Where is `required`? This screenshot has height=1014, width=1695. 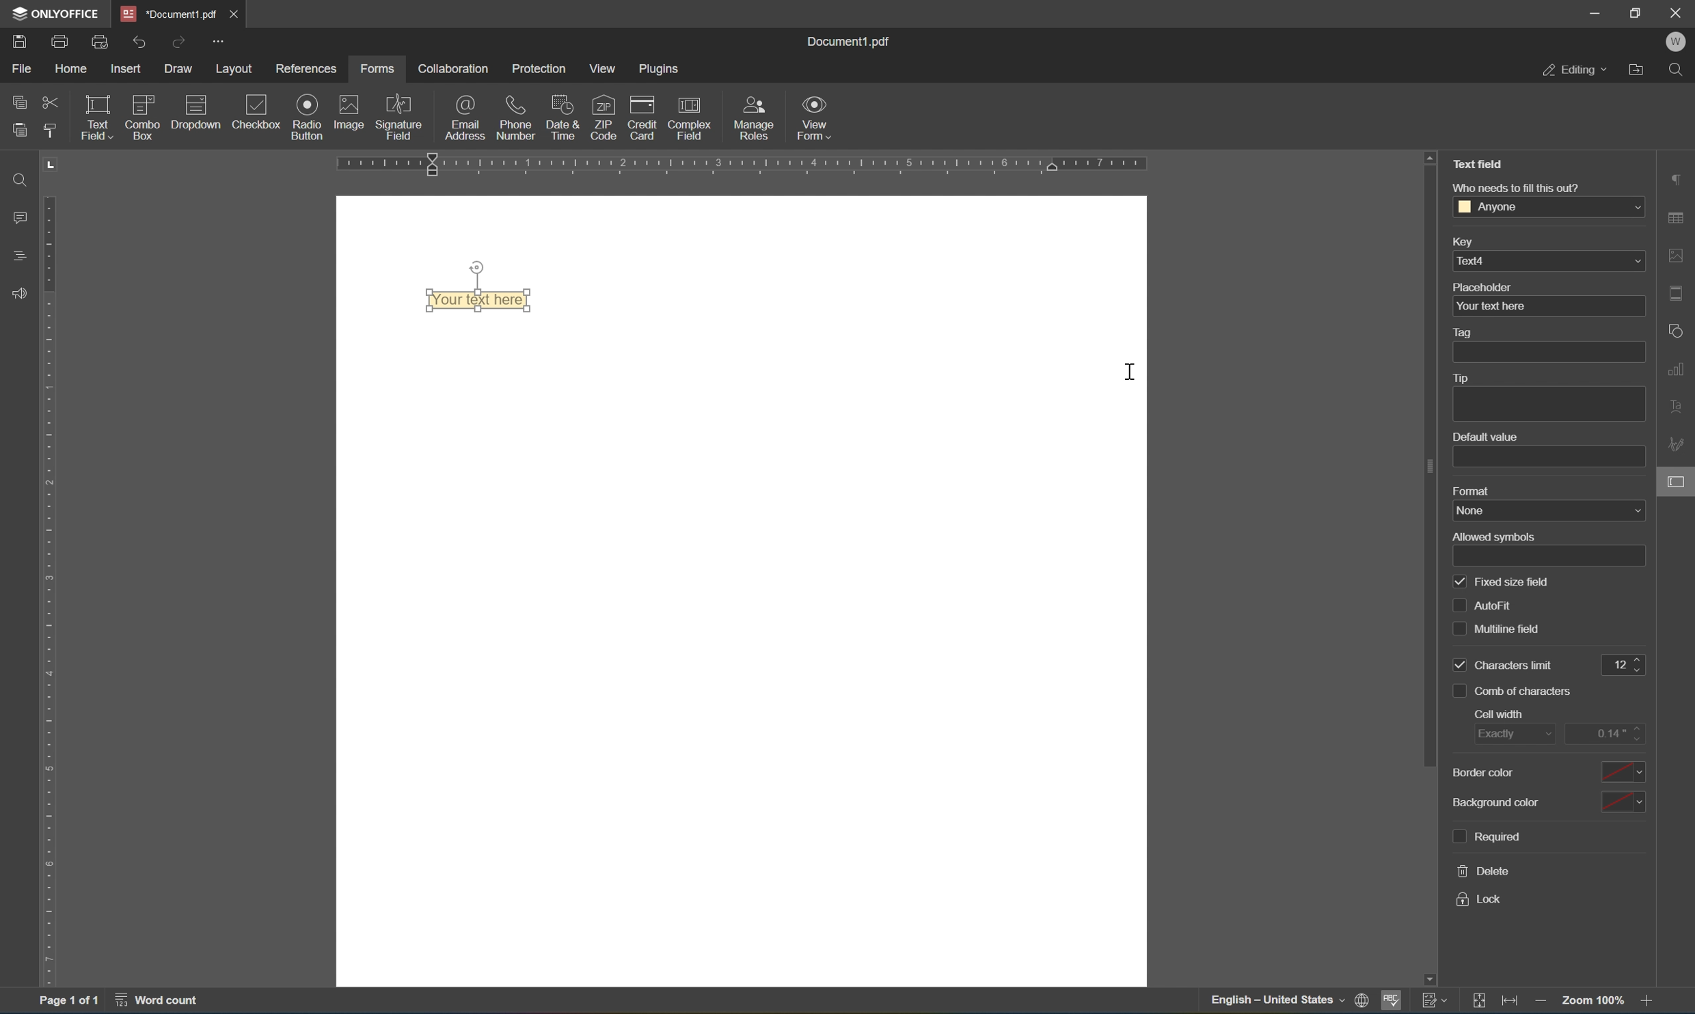 required is located at coordinates (1489, 836).